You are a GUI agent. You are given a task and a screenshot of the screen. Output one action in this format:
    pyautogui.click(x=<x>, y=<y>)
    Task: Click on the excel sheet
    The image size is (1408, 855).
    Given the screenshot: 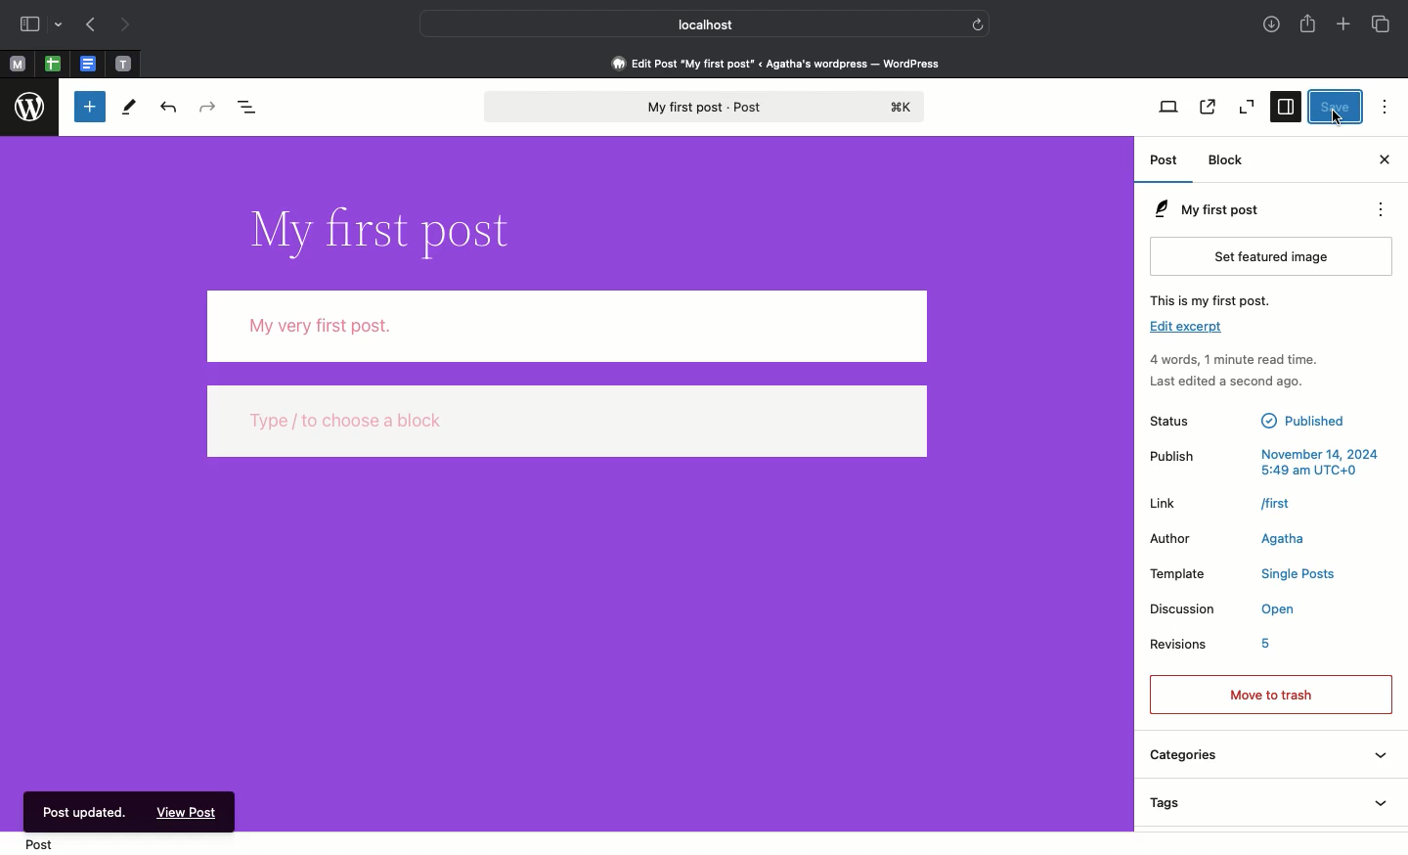 What is the action you would take?
    pyautogui.click(x=51, y=63)
    